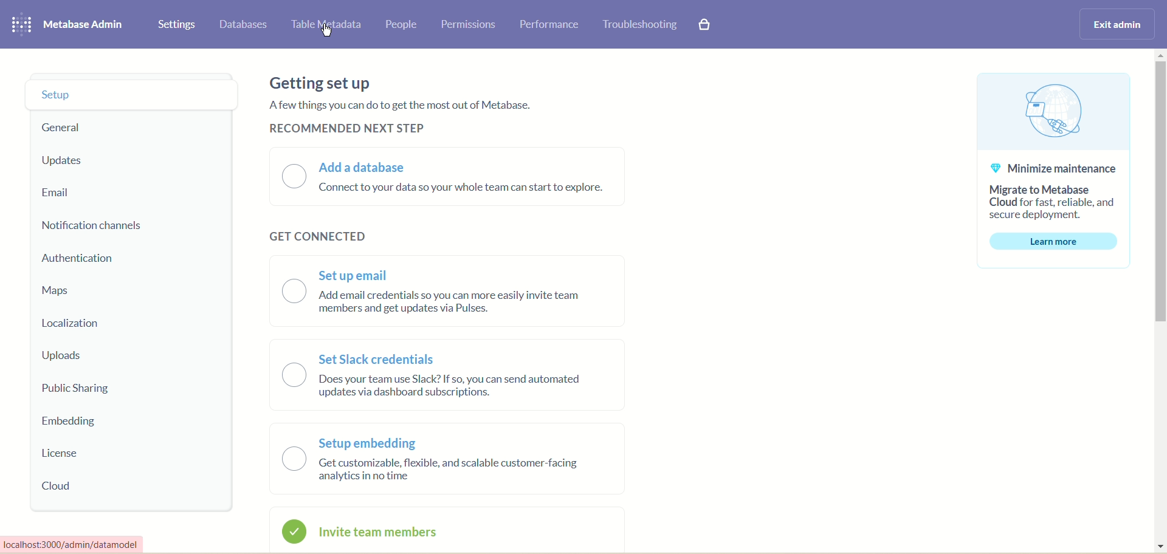  What do you see at coordinates (69, 422) in the screenshot?
I see `embedding` at bounding box center [69, 422].